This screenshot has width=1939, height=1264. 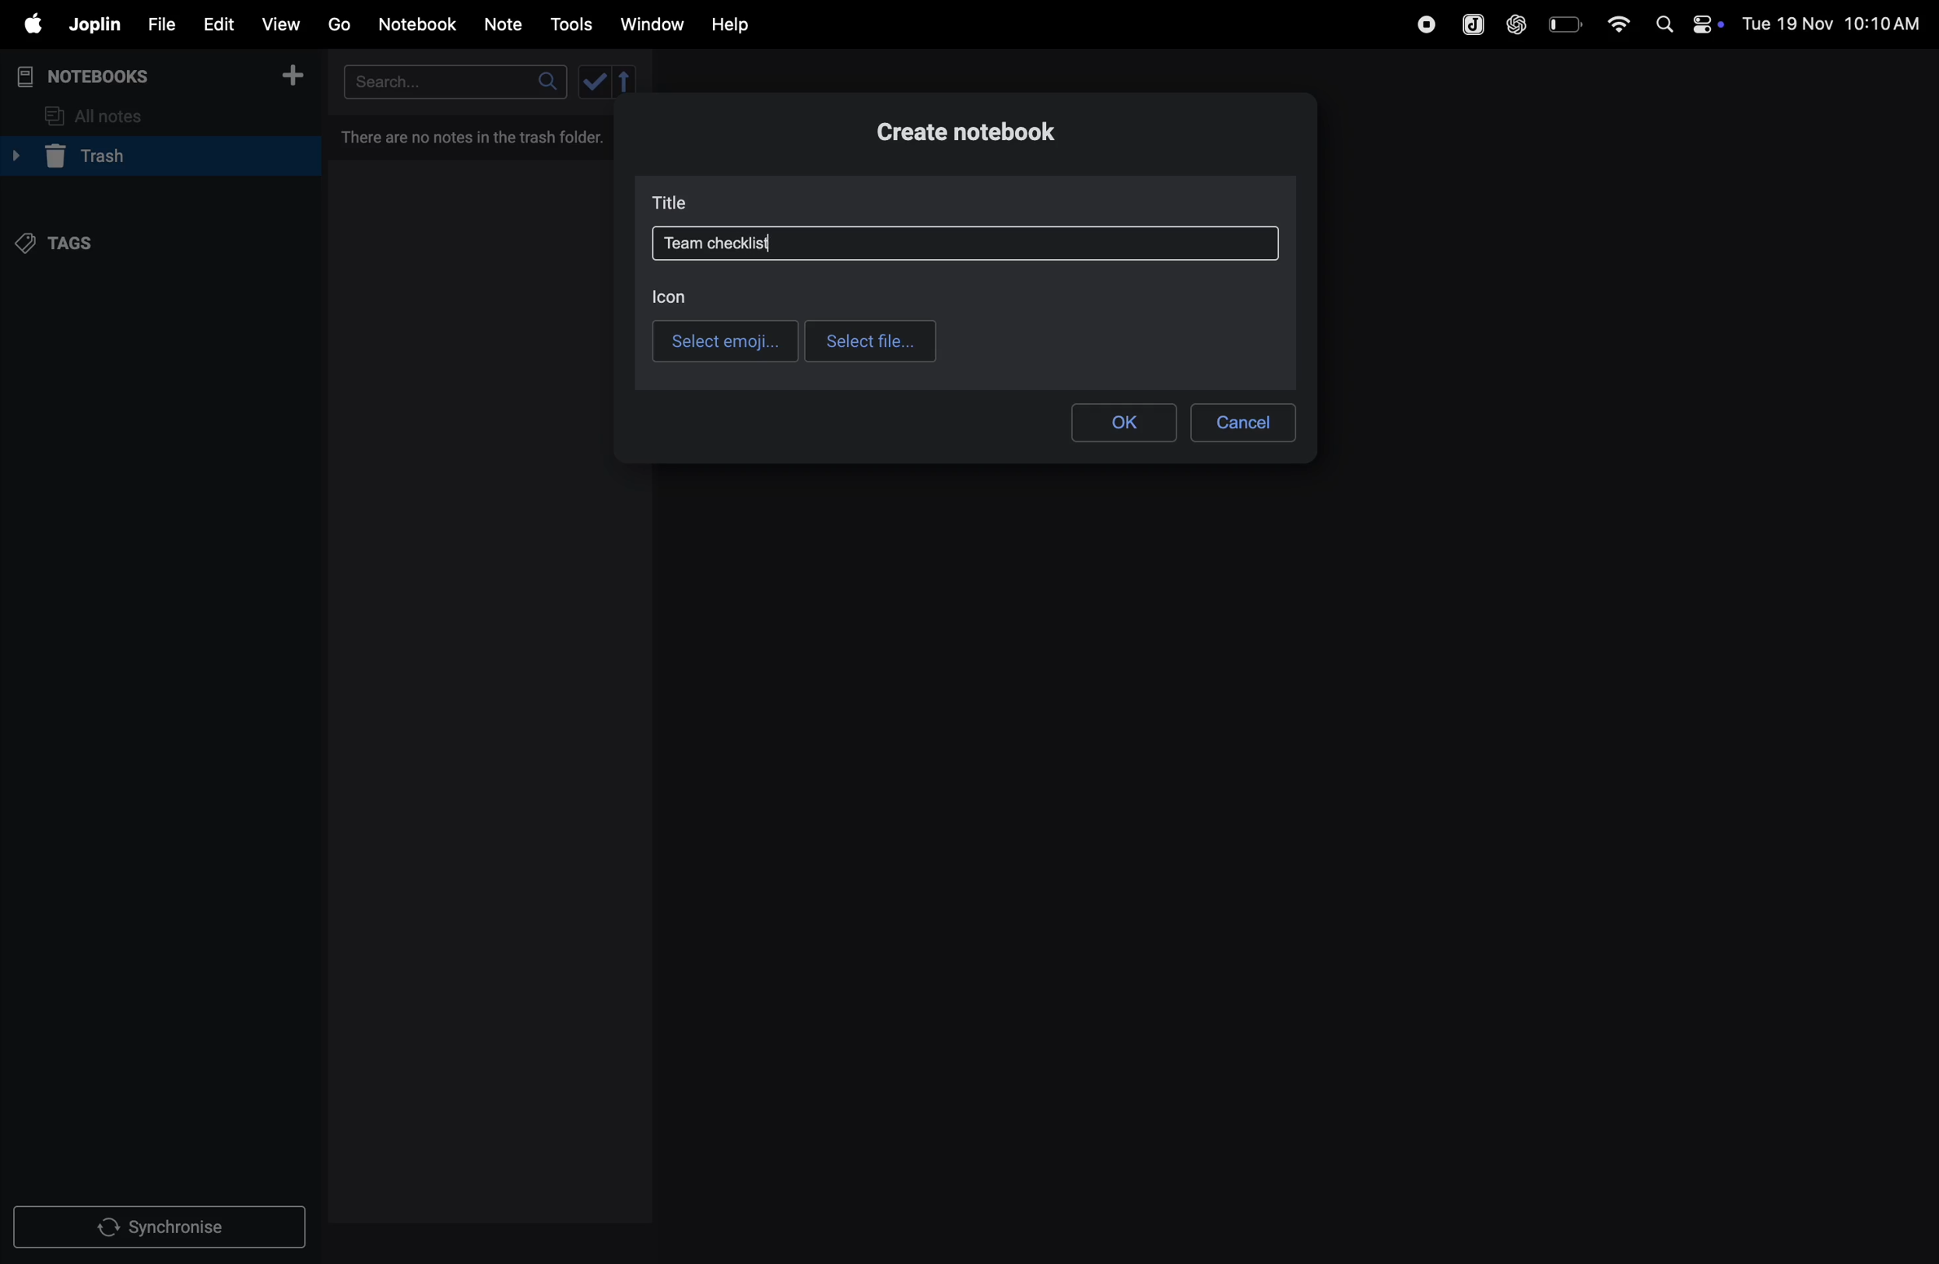 What do you see at coordinates (728, 244) in the screenshot?
I see `team checklist` at bounding box center [728, 244].